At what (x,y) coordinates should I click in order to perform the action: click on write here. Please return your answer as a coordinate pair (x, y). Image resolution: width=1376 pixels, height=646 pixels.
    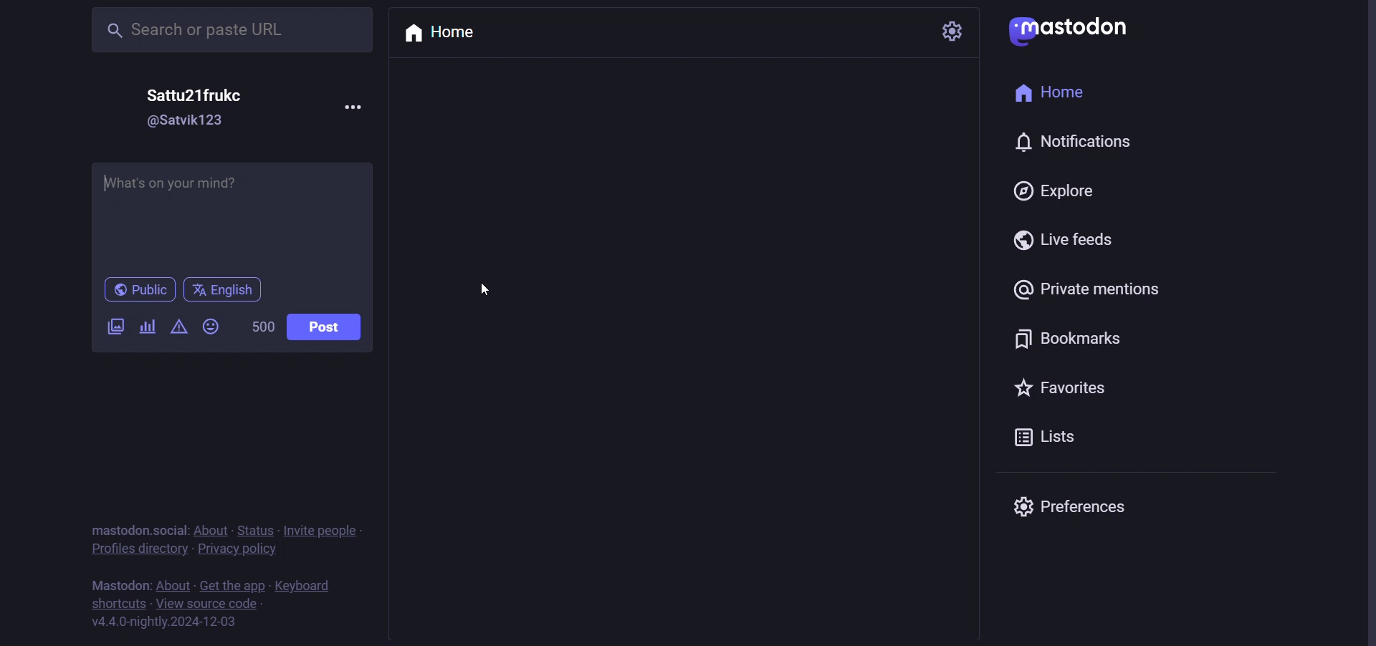
    Looking at the image, I should click on (231, 212).